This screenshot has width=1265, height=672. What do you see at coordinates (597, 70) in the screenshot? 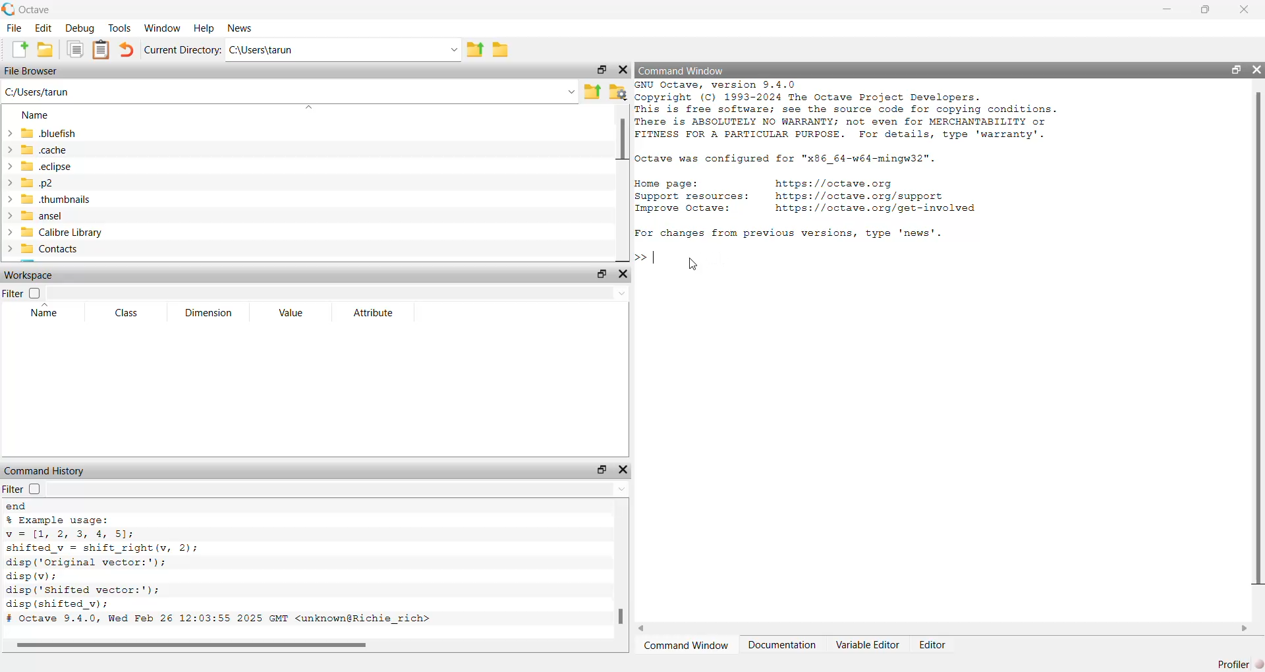
I see `unlock widget` at bounding box center [597, 70].